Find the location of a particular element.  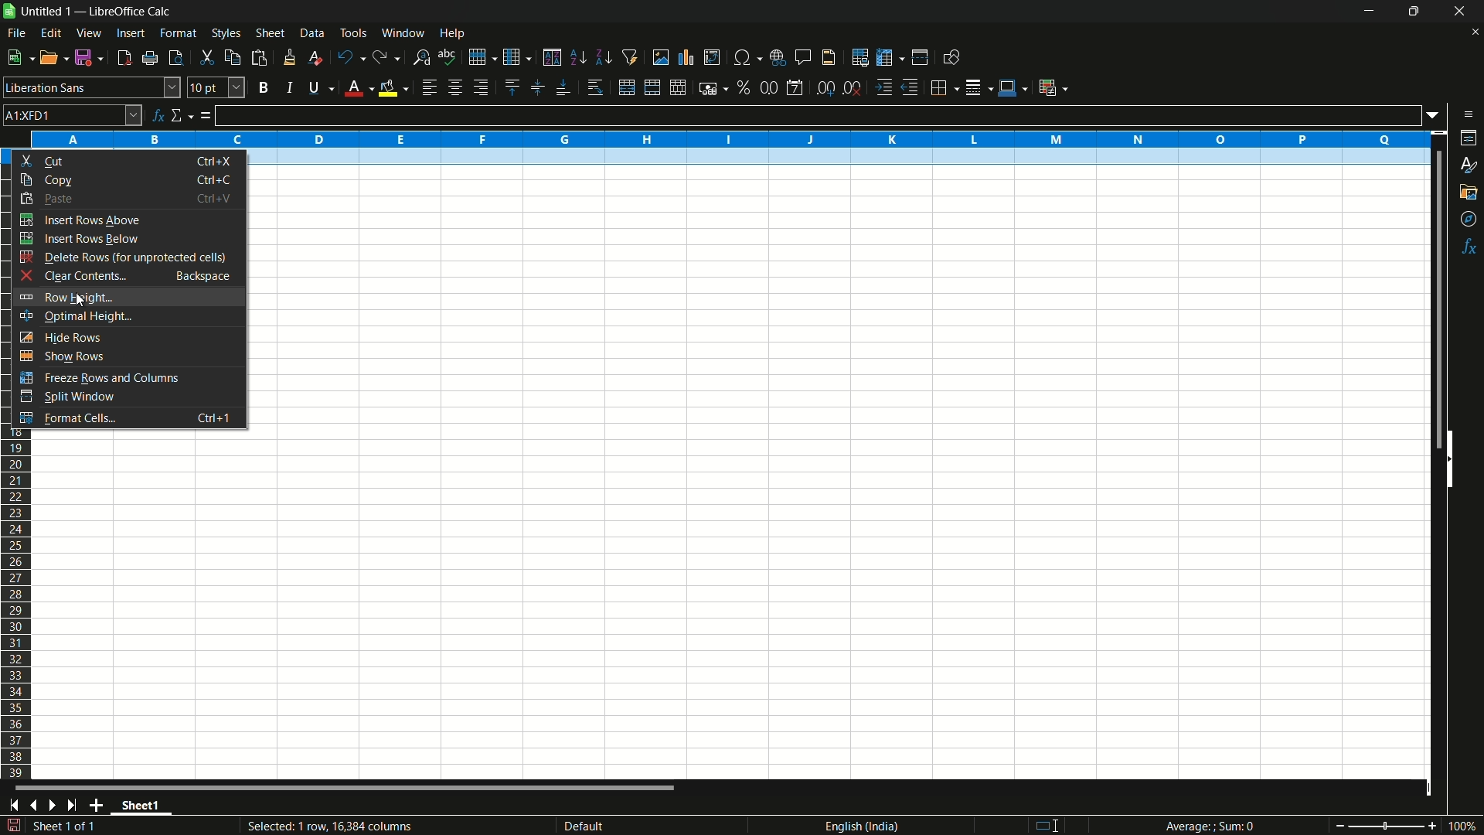

workspace is located at coordinates (727, 608).